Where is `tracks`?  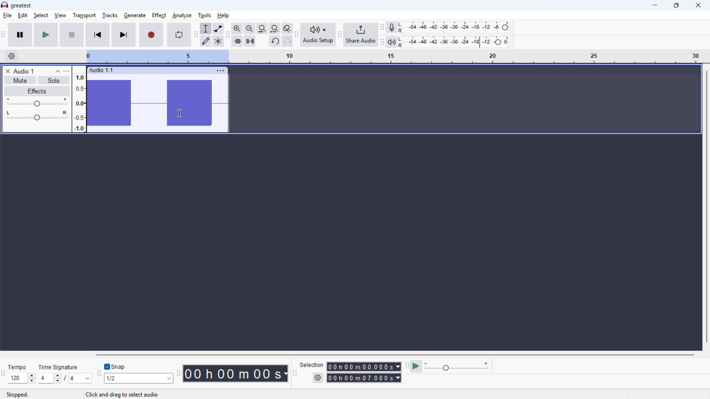 tracks is located at coordinates (110, 16).